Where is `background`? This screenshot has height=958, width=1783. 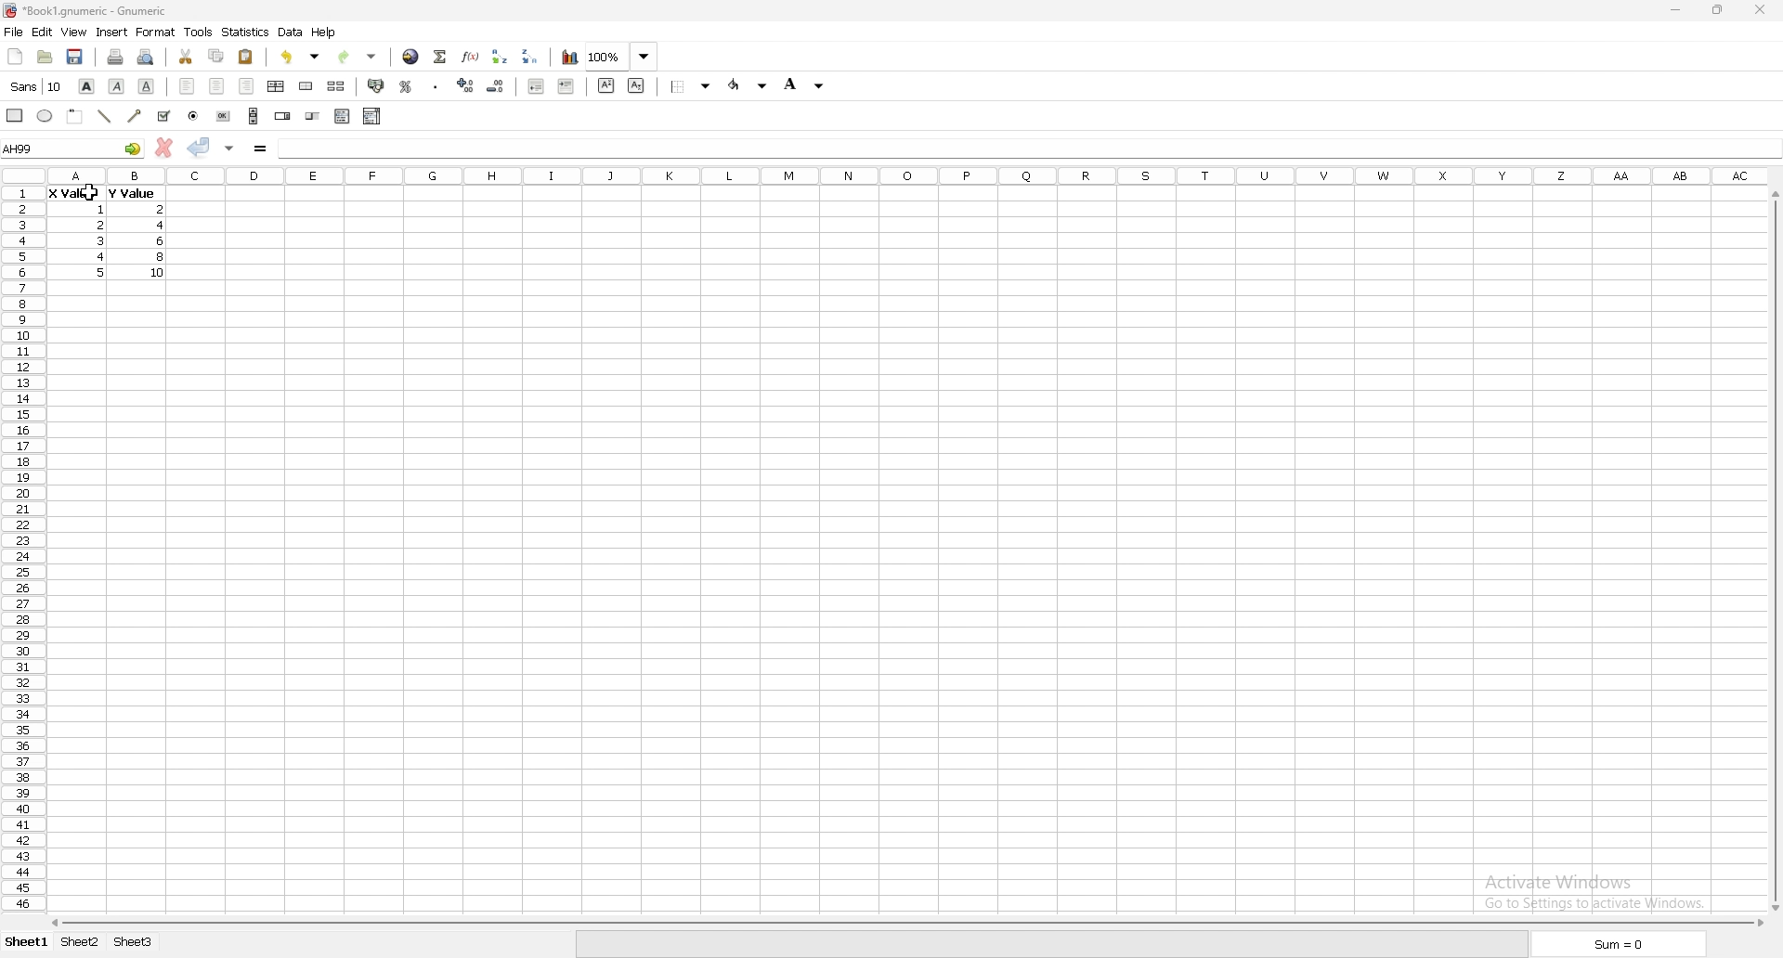
background is located at coordinates (804, 84).